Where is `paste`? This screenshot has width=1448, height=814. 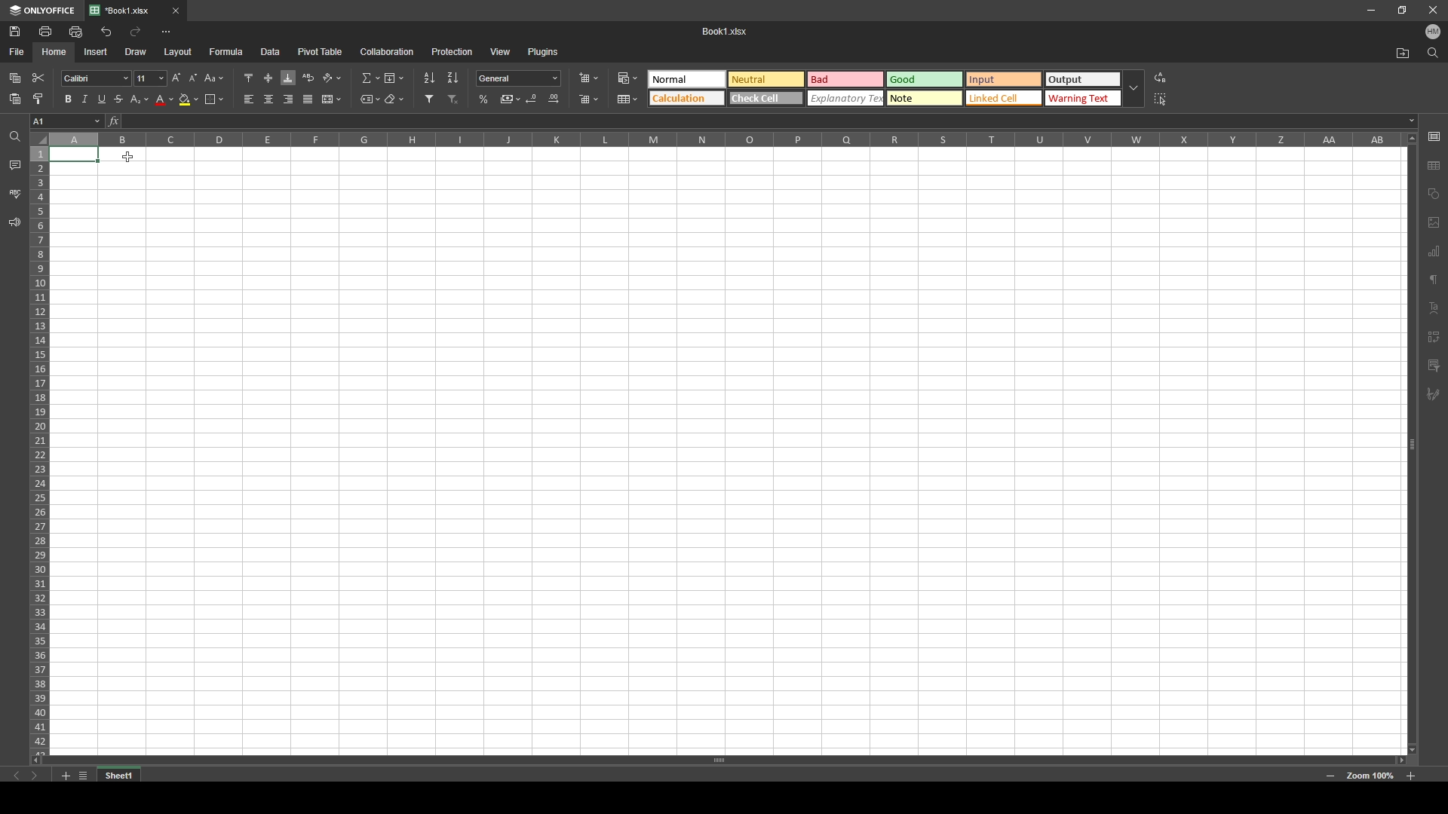 paste is located at coordinates (15, 78).